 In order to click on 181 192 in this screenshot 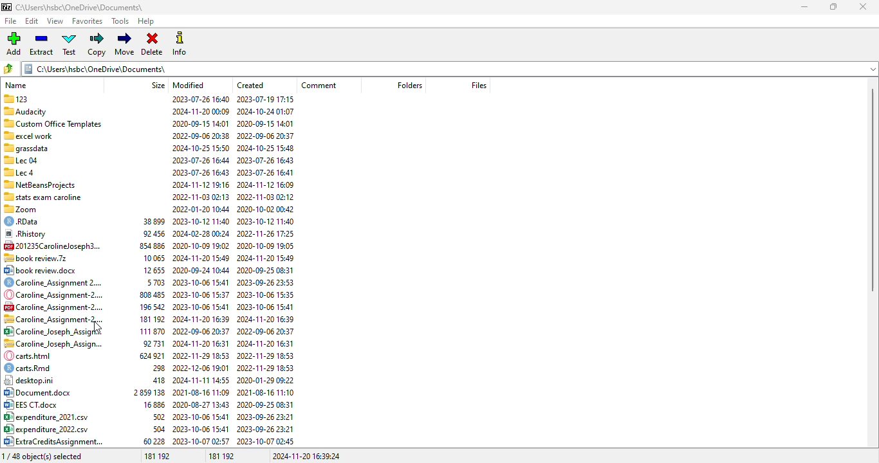, I will do `click(157, 456)`.